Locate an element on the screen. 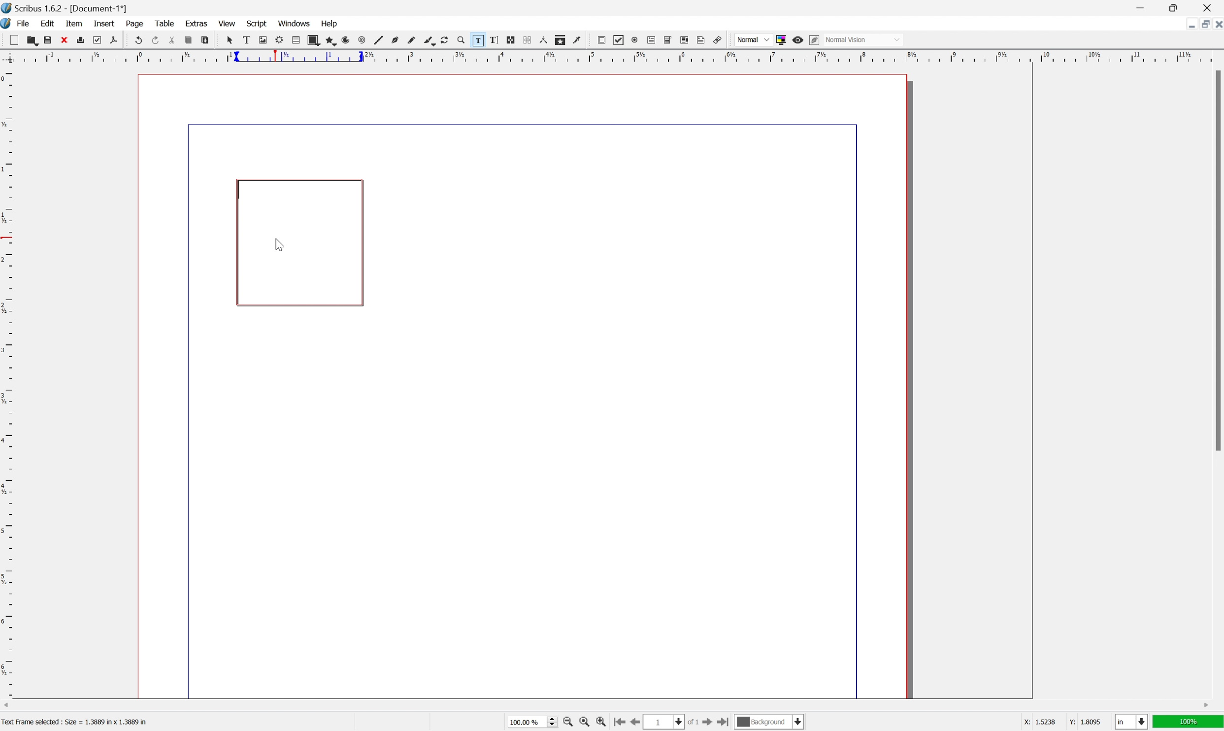 The image size is (1224, 731). scroll bar is located at coordinates (1216, 261).